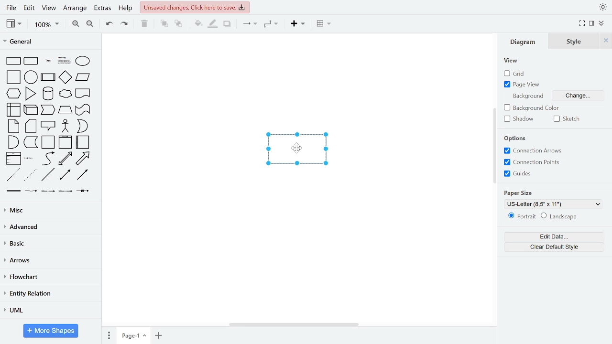 This screenshot has width=612, height=344. I want to click on general shapes, so click(65, 158).